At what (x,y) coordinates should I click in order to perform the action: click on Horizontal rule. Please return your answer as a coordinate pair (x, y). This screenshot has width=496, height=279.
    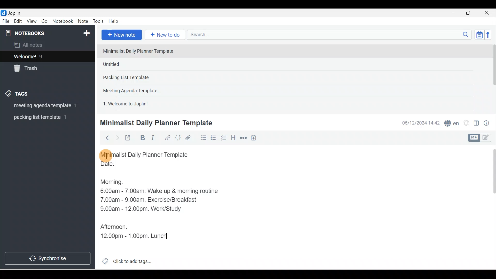
    Looking at the image, I should click on (244, 138).